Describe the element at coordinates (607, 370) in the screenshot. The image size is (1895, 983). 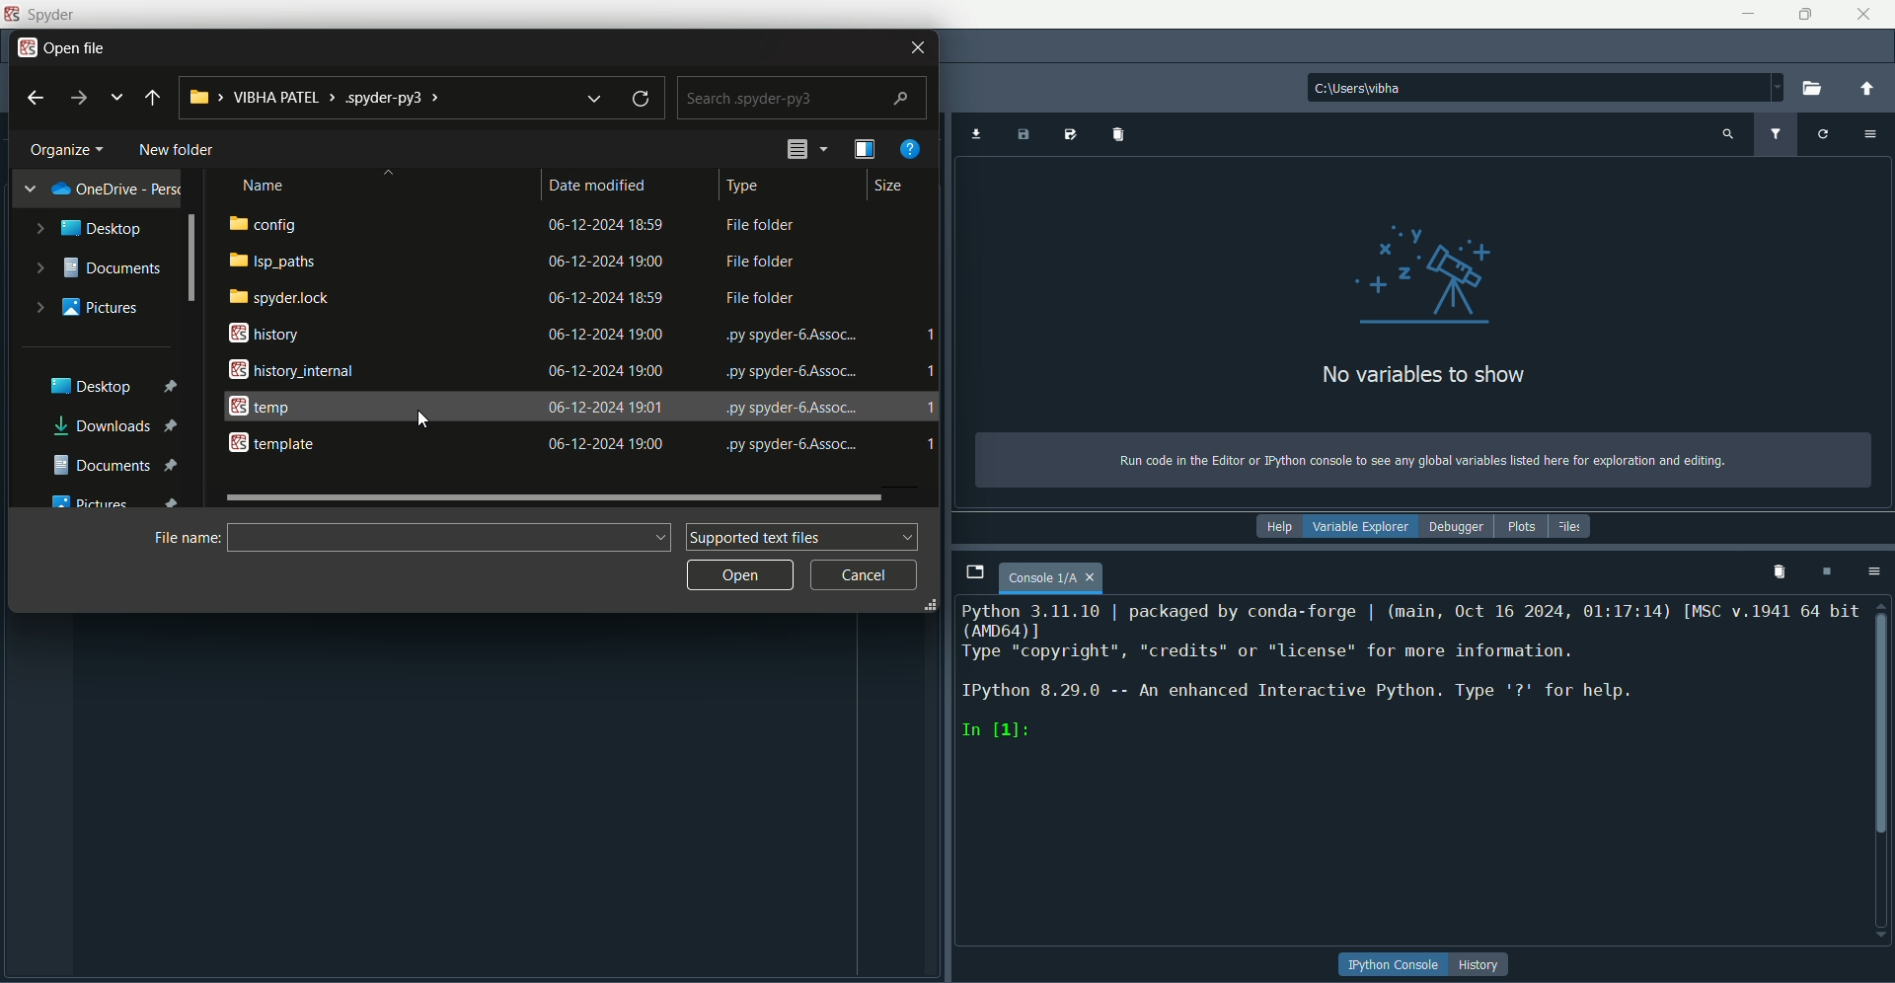
I see `date` at that location.